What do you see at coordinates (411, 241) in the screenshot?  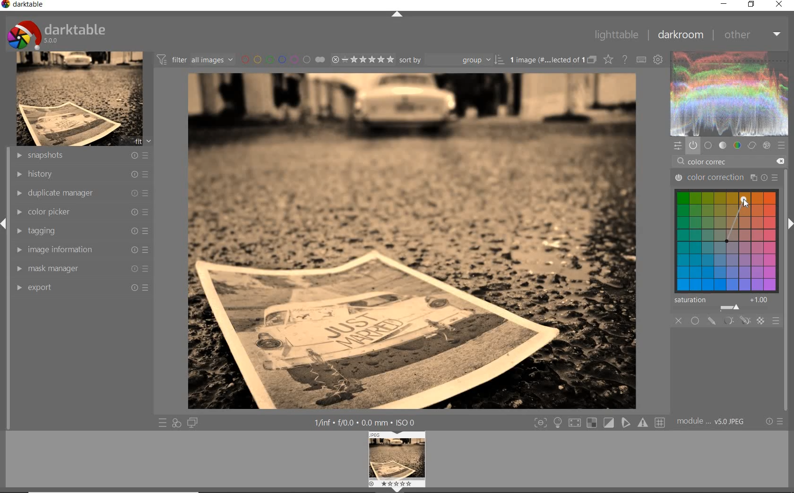 I see `selected image` at bounding box center [411, 241].